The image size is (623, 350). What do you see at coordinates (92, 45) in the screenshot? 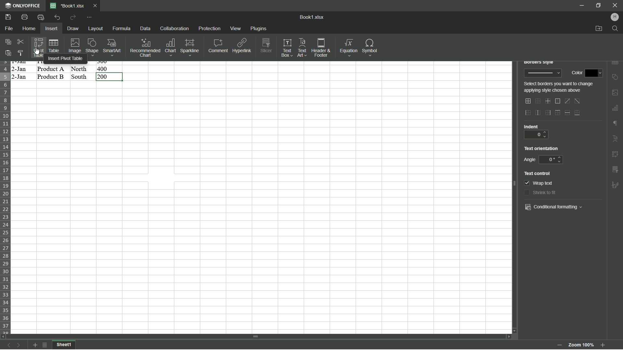
I see `Shape` at bounding box center [92, 45].